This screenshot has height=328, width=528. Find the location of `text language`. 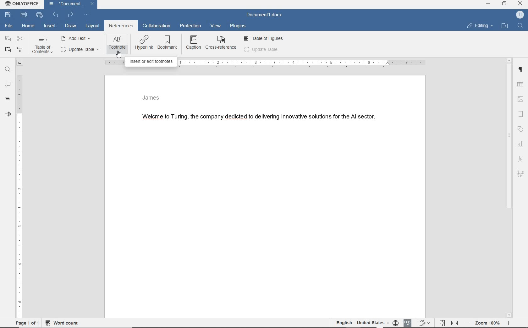

text language is located at coordinates (360, 322).